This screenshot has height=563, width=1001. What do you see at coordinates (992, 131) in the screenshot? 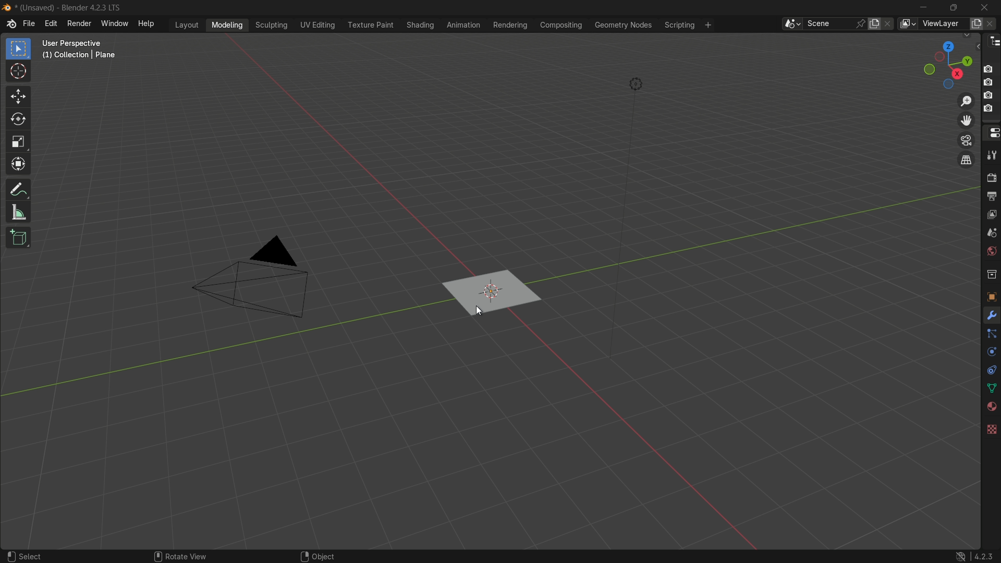
I see `properties` at bounding box center [992, 131].